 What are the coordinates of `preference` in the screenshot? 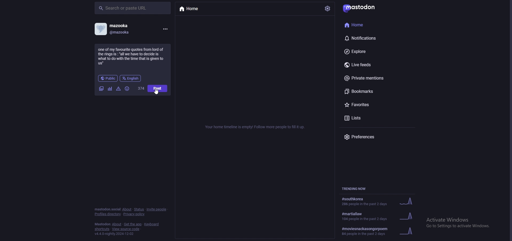 It's located at (364, 137).